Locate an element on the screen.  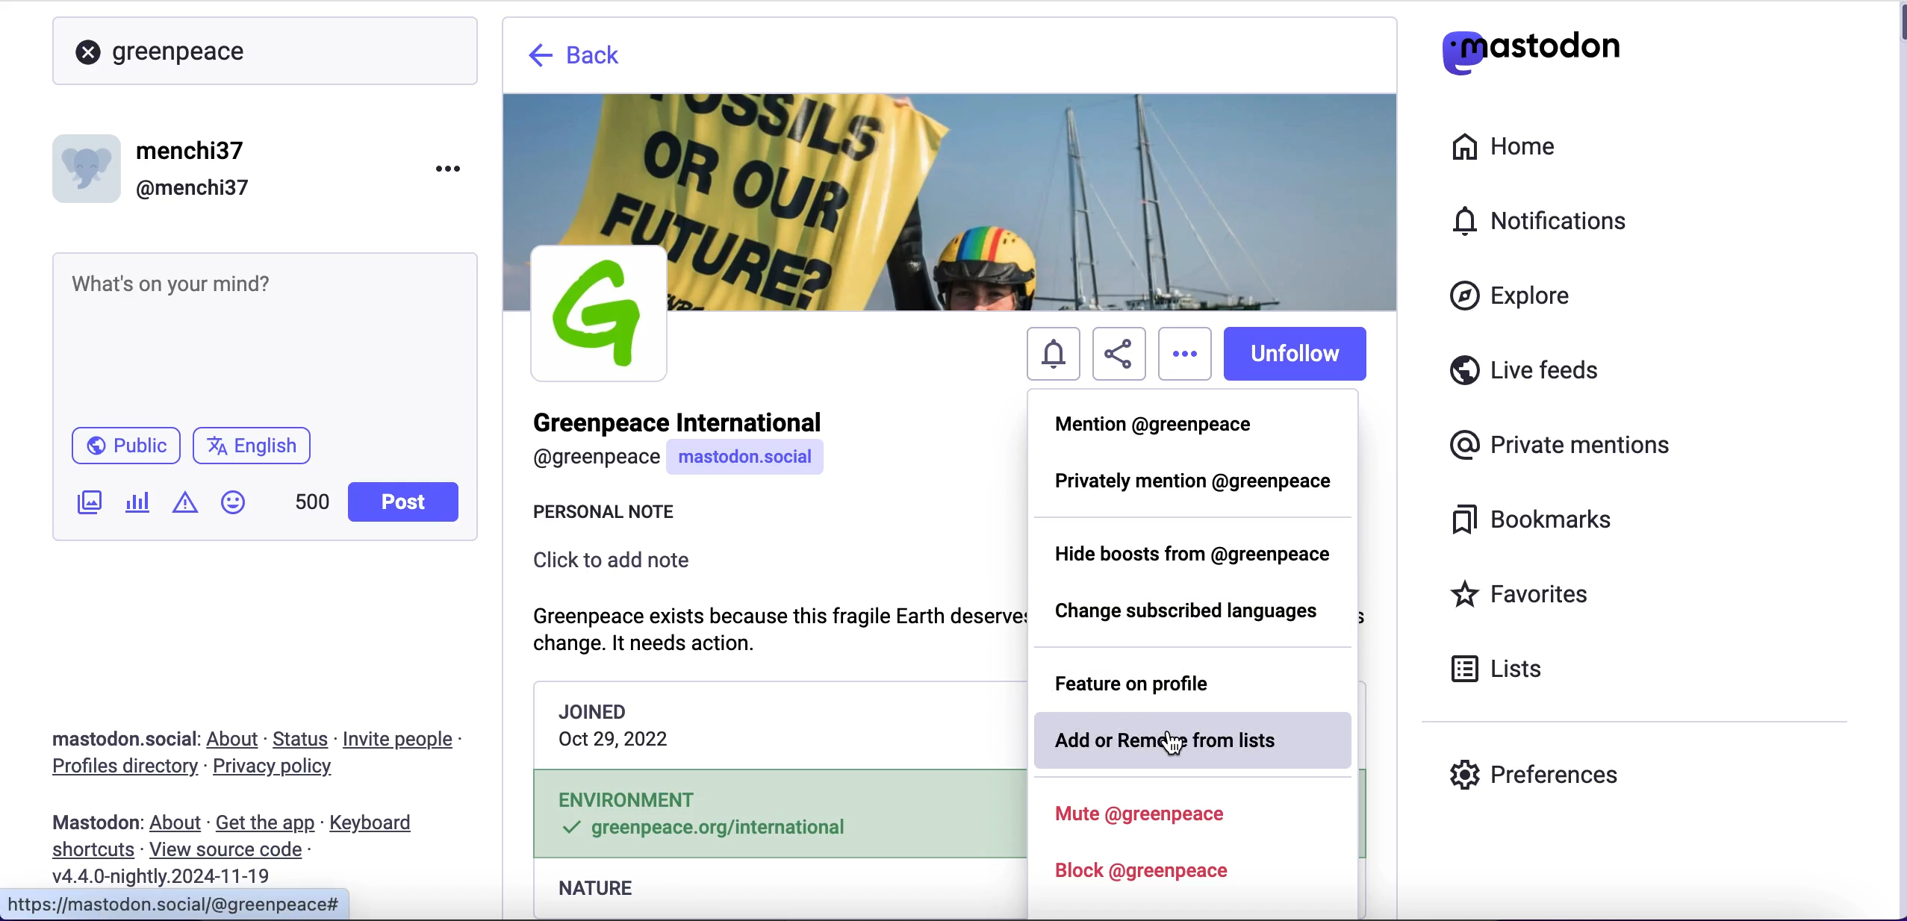
preferences is located at coordinates (1535, 774).